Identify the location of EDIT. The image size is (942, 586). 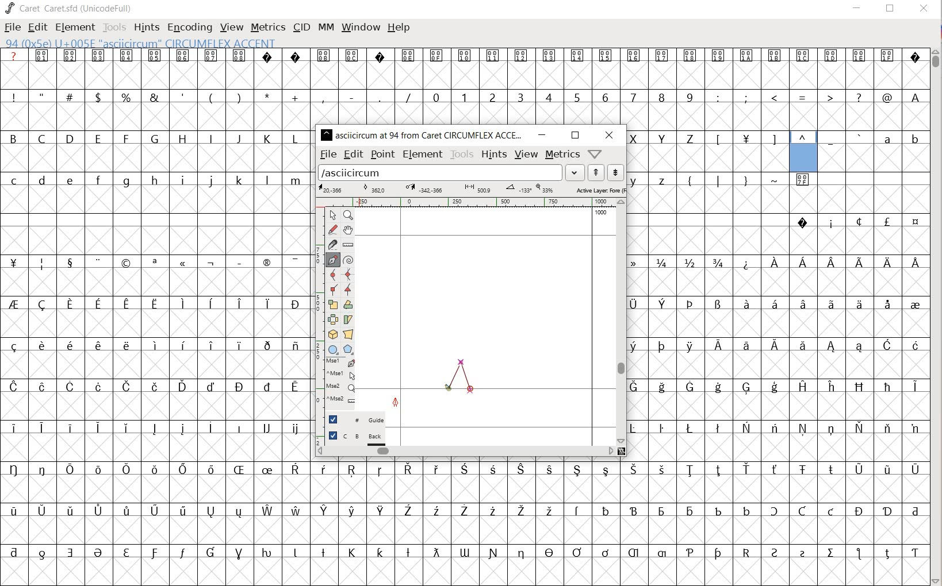
(39, 28).